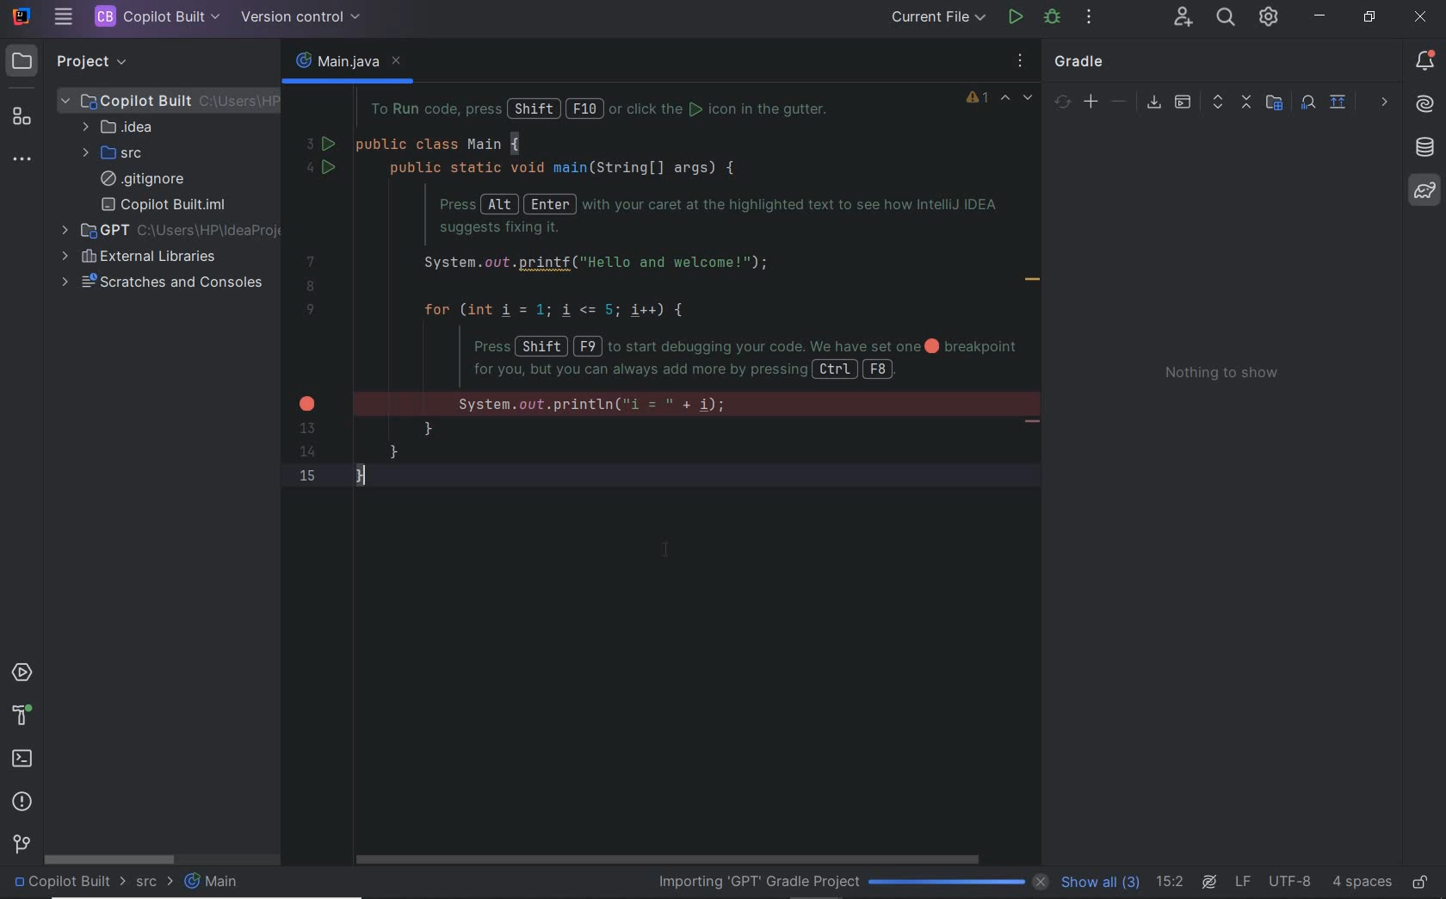  Describe the element at coordinates (1270, 17) in the screenshot. I see `IDE & PROJECT SETTINGS` at that location.